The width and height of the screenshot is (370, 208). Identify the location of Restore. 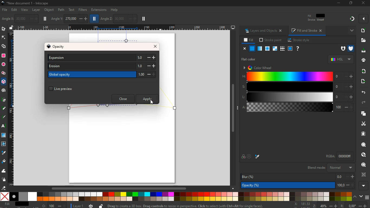
(350, 3).